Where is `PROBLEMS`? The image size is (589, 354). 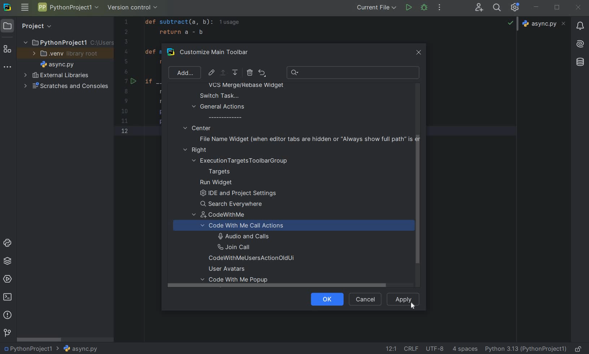
PROBLEMS is located at coordinates (8, 316).